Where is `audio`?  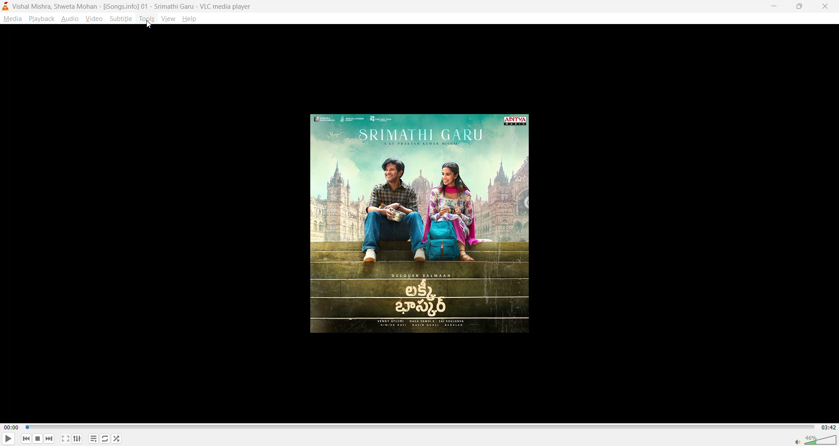
audio is located at coordinates (70, 18).